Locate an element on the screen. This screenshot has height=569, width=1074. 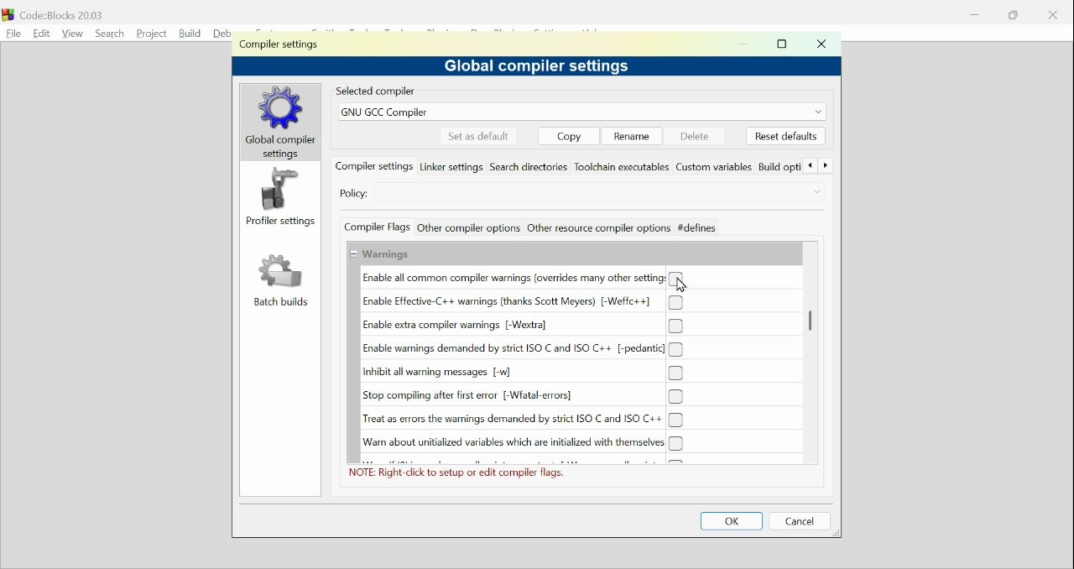
(un)check Enable Effective C++ is located at coordinates (522, 302).